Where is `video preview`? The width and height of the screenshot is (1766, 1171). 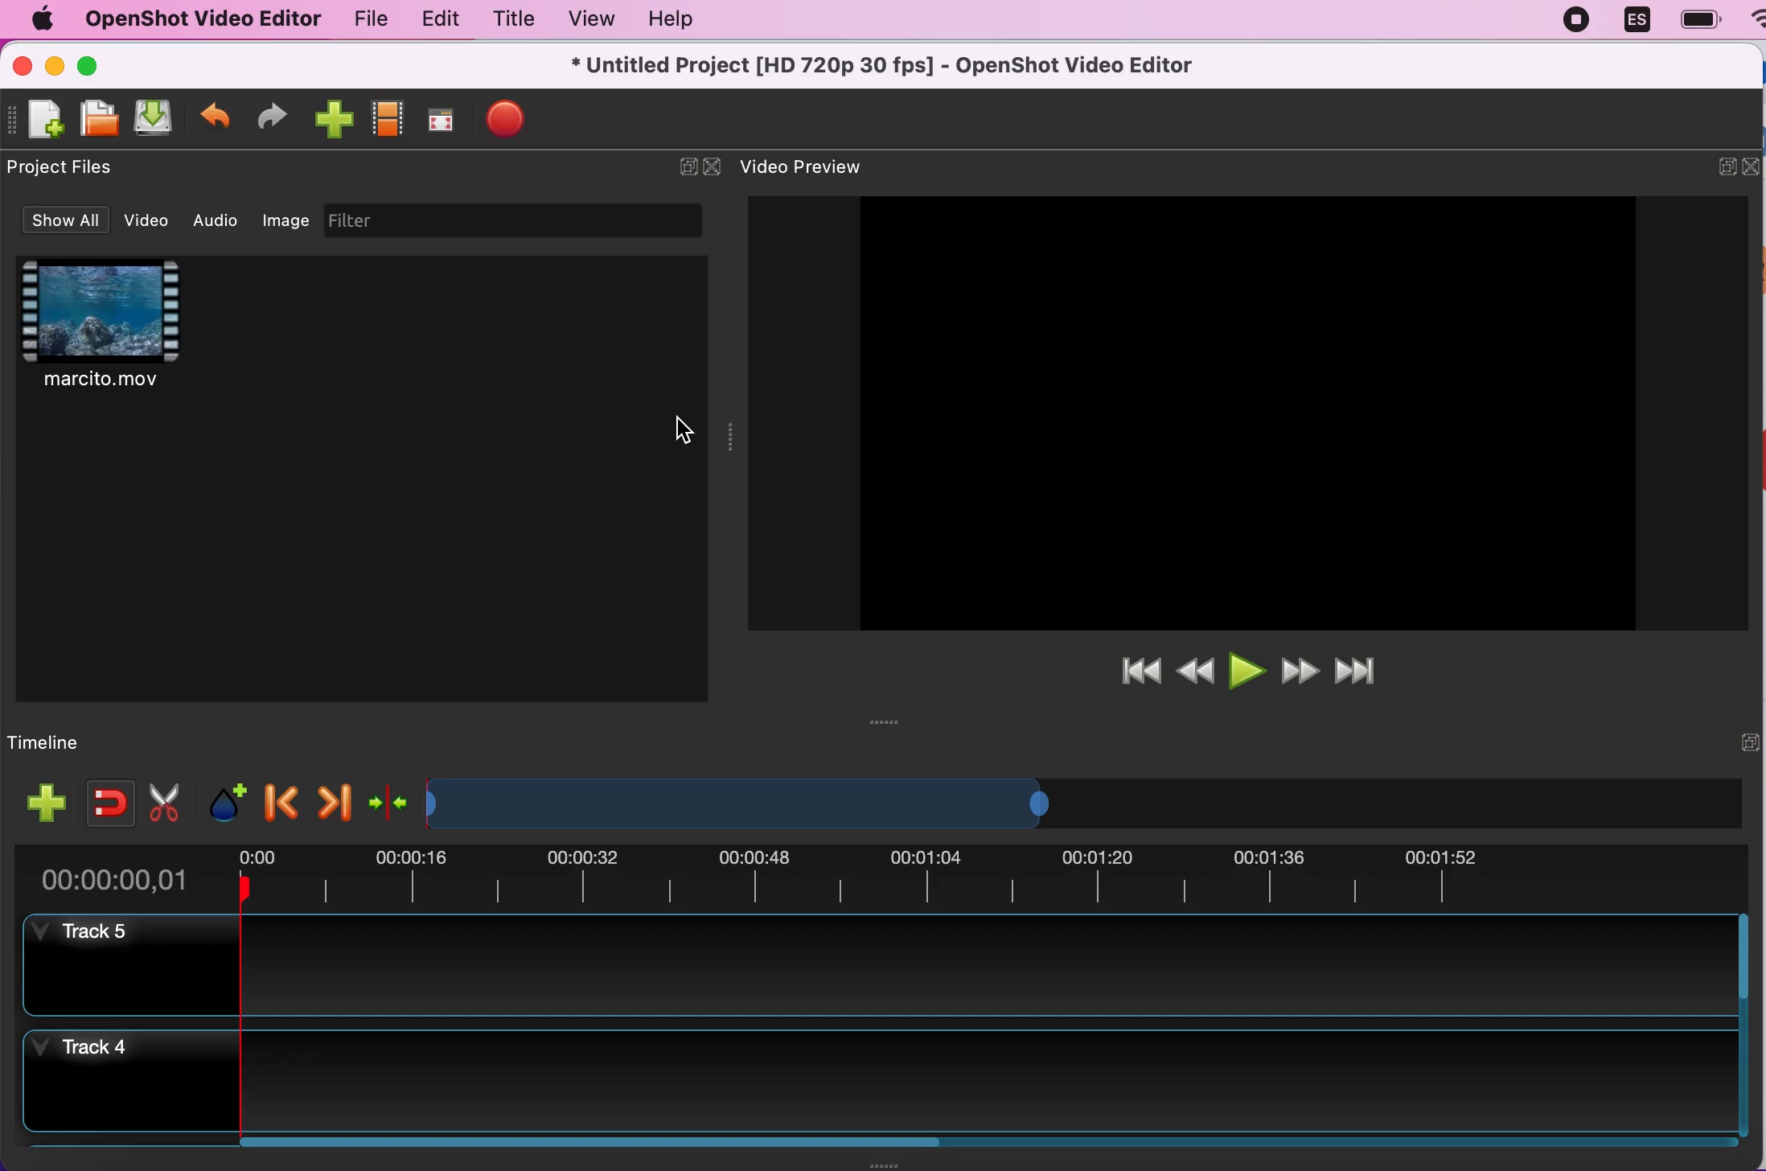 video preview is located at coordinates (1232, 409).